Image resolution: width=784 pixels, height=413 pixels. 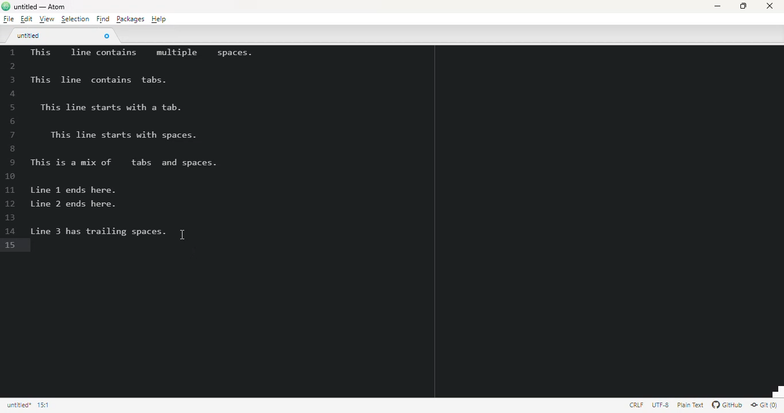 What do you see at coordinates (44, 404) in the screenshot?
I see `line 15, column 1` at bounding box center [44, 404].